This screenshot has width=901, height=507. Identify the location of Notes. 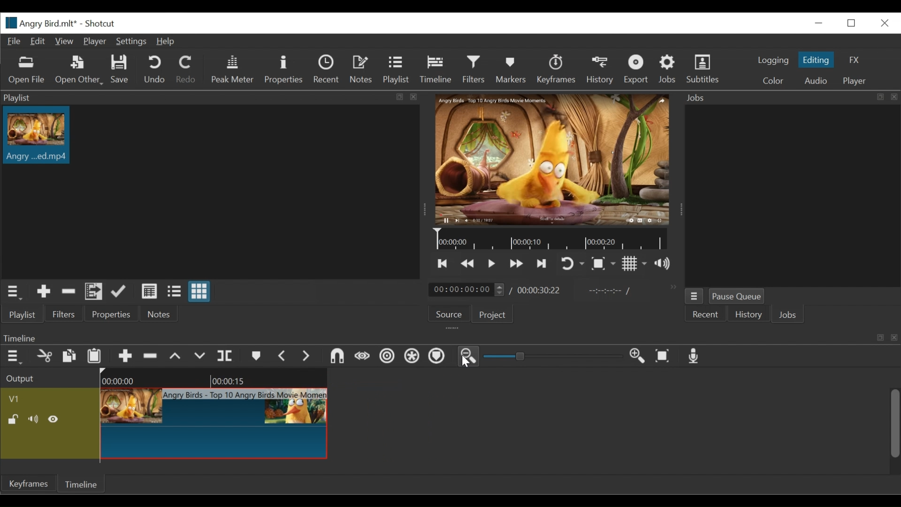
(157, 314).